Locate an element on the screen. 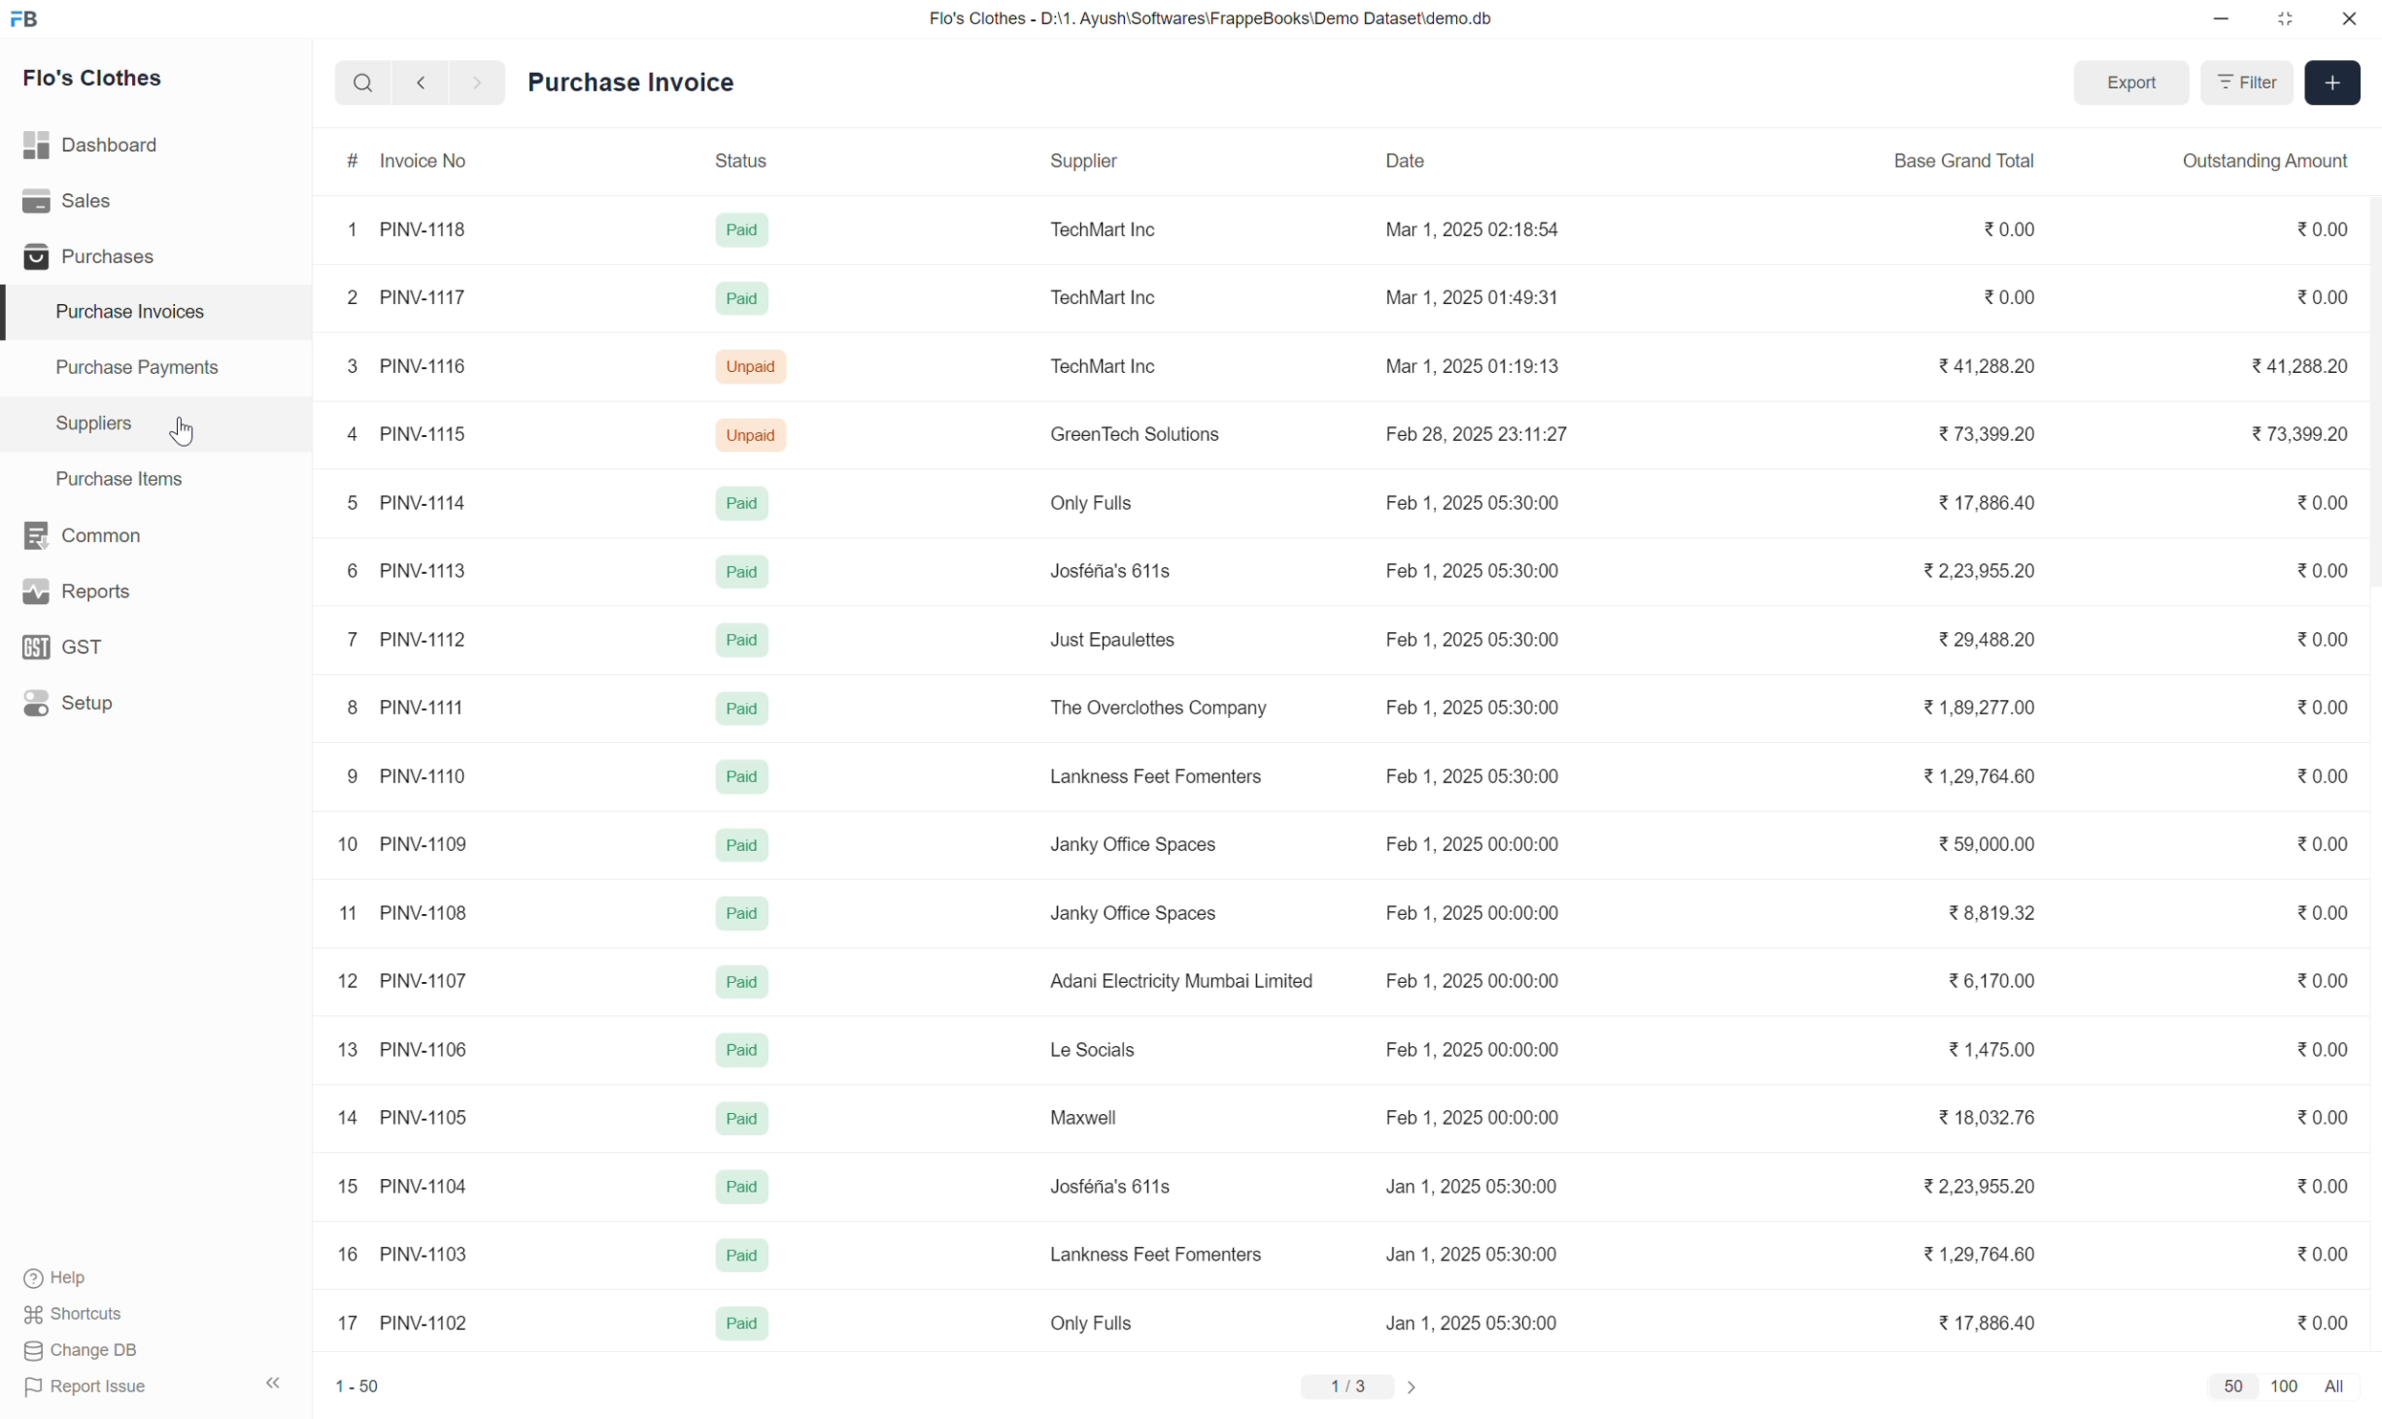  Mar 1, 2025 02:18:54 is located at coordinates (1470, 230).